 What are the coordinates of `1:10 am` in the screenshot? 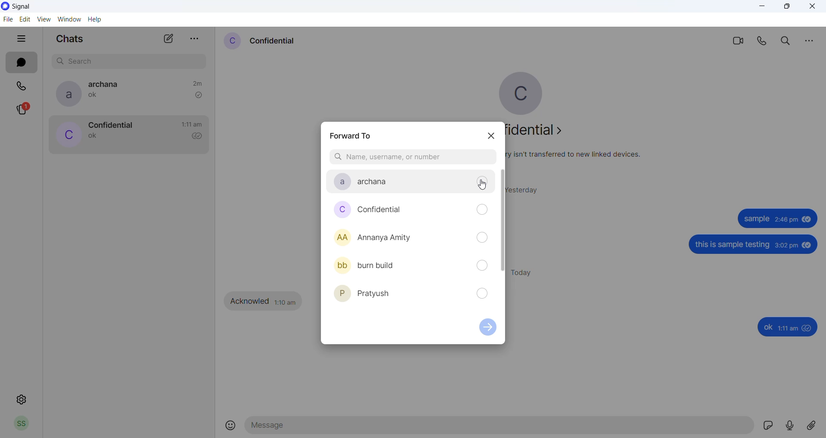 It's located at (286, 301).